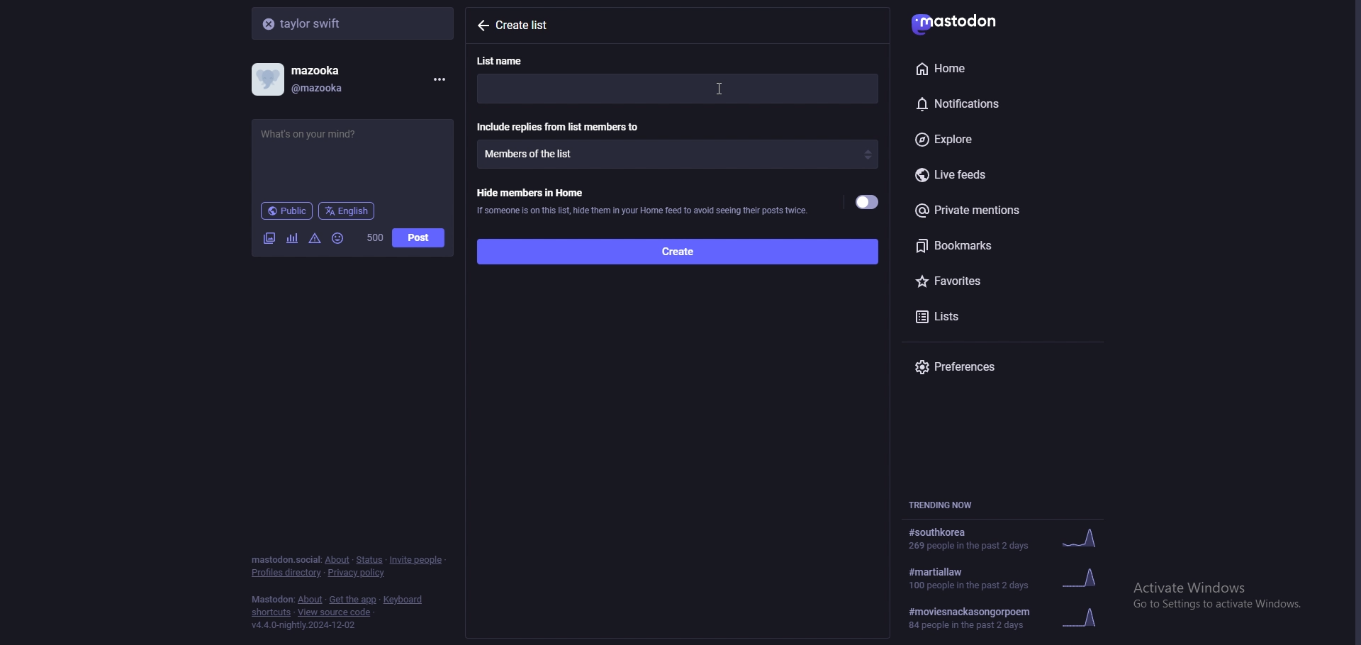 This screenshot has width=1361, height=645. I want to click on hide members in home, so click(642, 200).